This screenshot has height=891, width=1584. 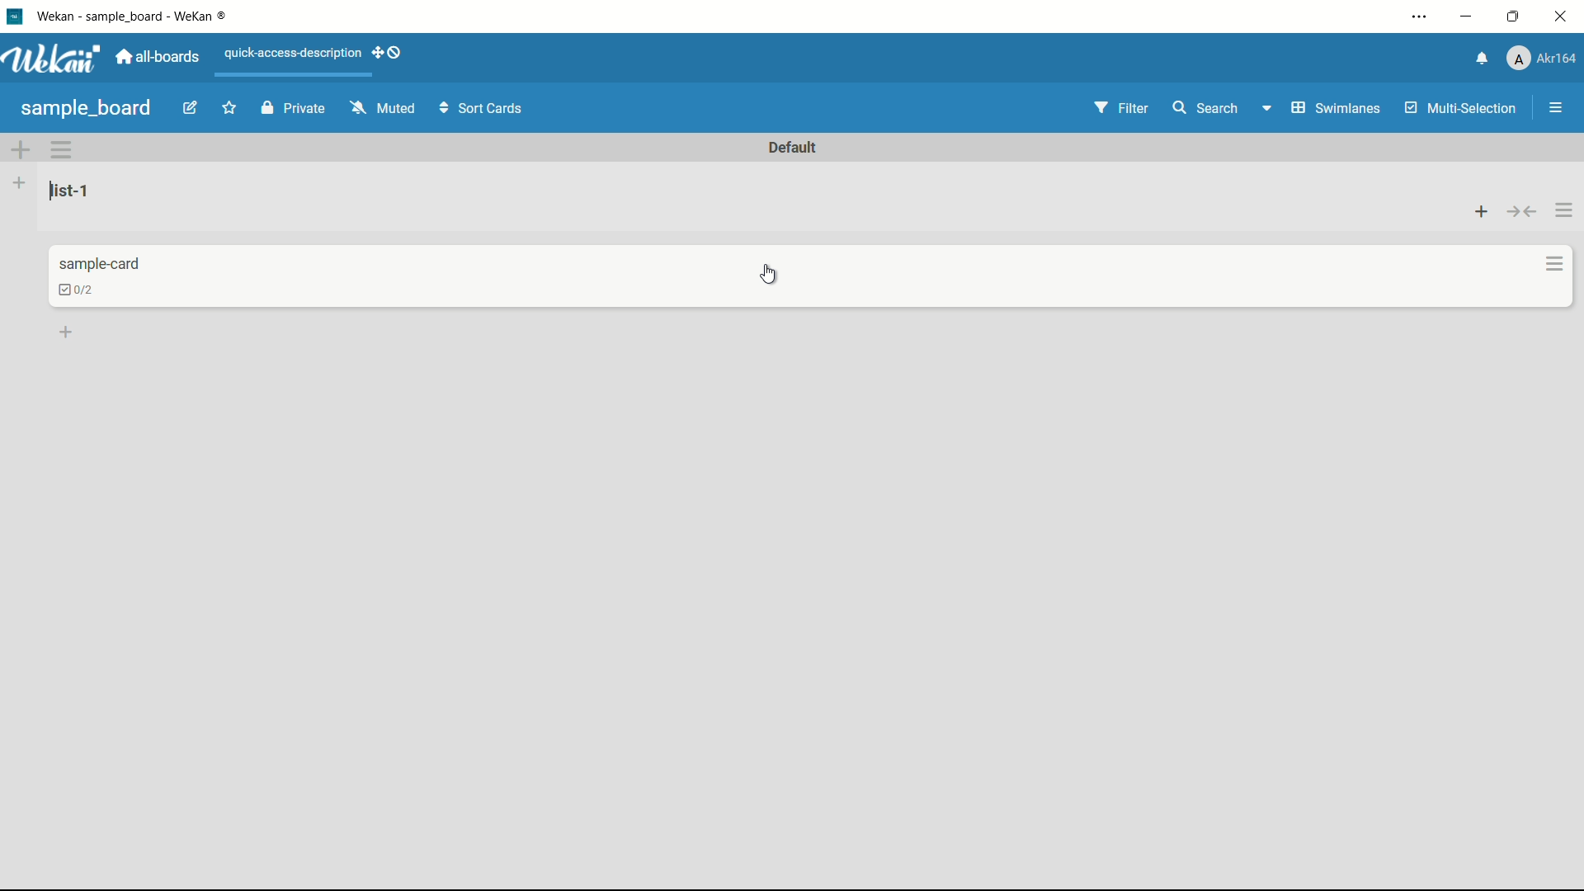 What do you see at coordinates (1514, 16) in the screenshot?
I see `maximize` at bounding box center [1514, 16].